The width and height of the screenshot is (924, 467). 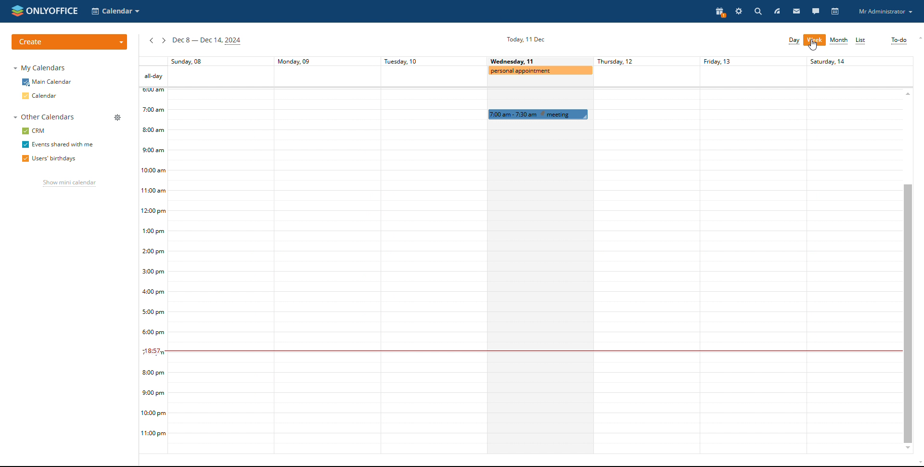 I want to click on users' birthday, so click(x=50, y=158).